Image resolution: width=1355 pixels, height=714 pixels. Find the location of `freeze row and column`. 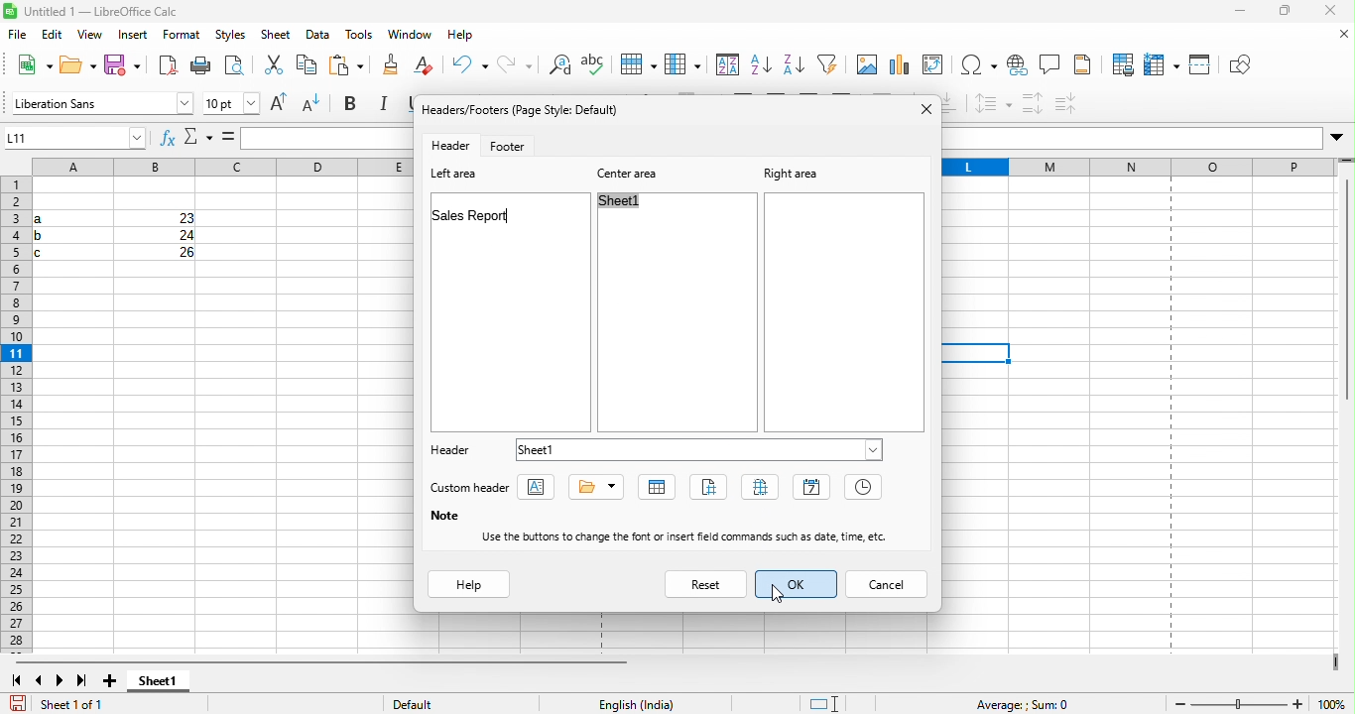

freeze row and column is located at coordinates (1156, 64).